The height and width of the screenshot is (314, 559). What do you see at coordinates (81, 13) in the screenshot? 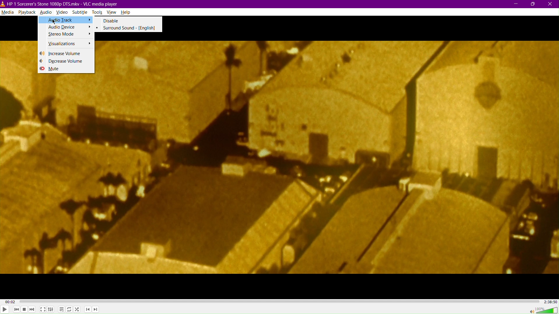
I see `Subtitle` at bounding box center [81, 13].